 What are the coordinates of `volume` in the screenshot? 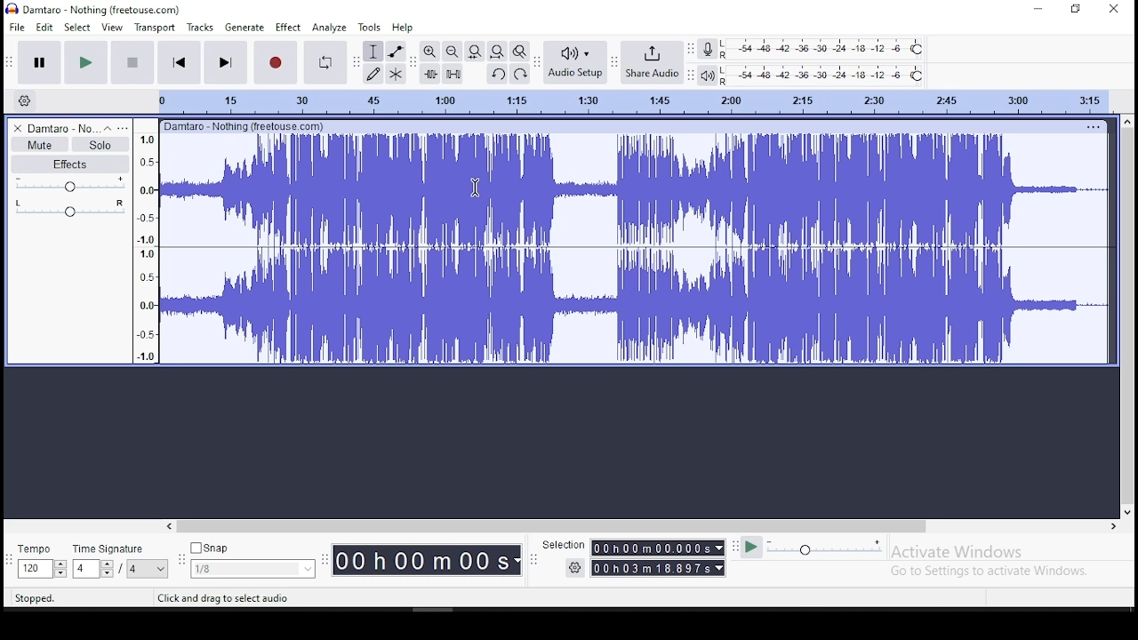 It's located at (68, 185).